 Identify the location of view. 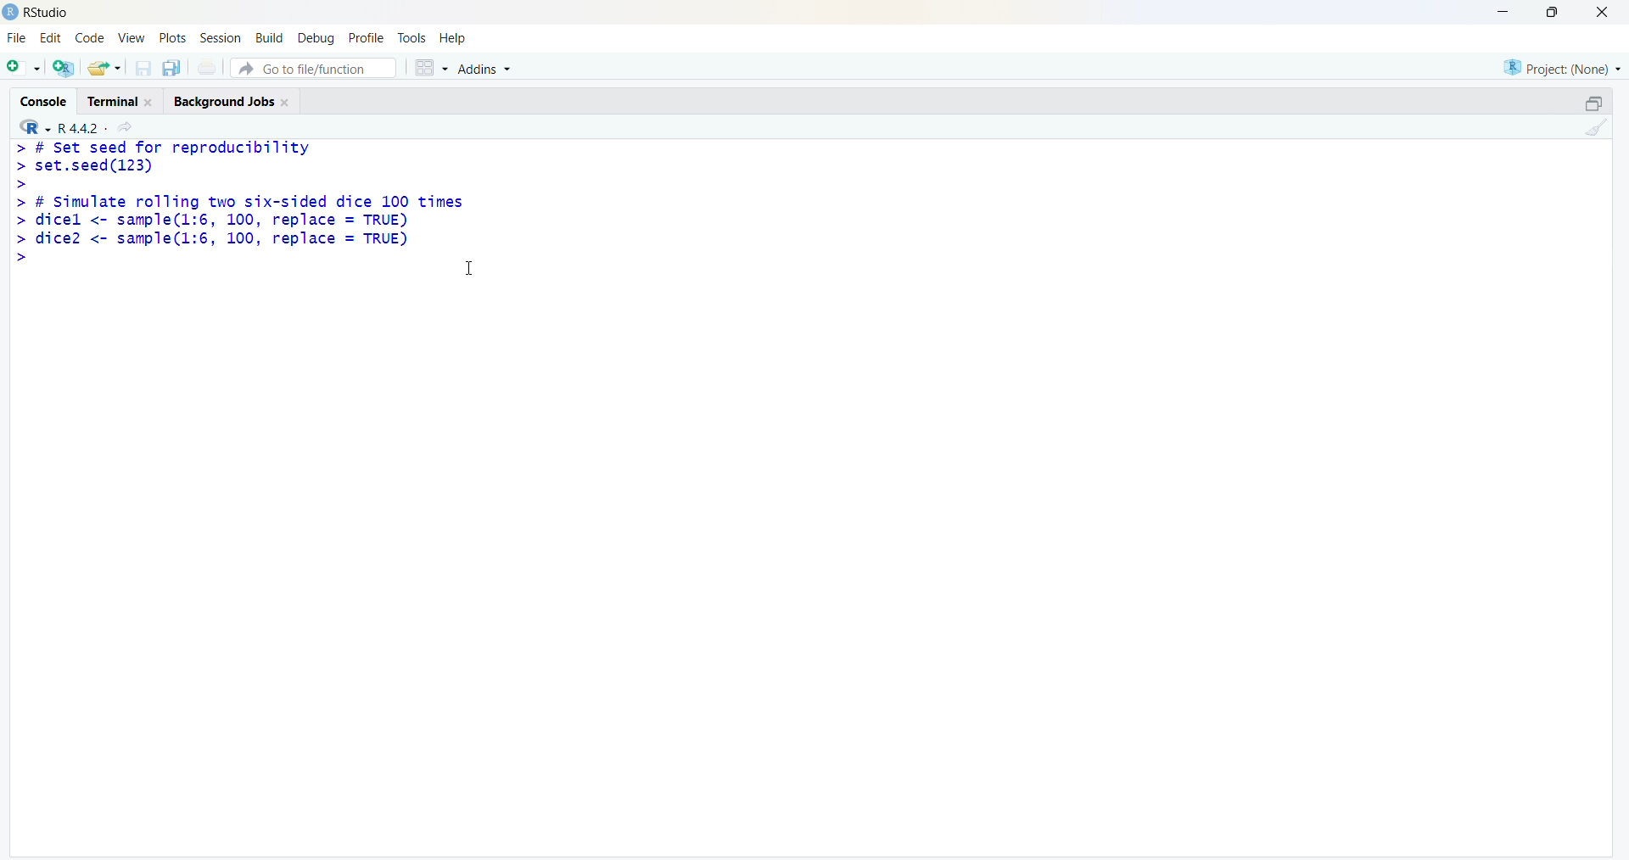
(132, 37).